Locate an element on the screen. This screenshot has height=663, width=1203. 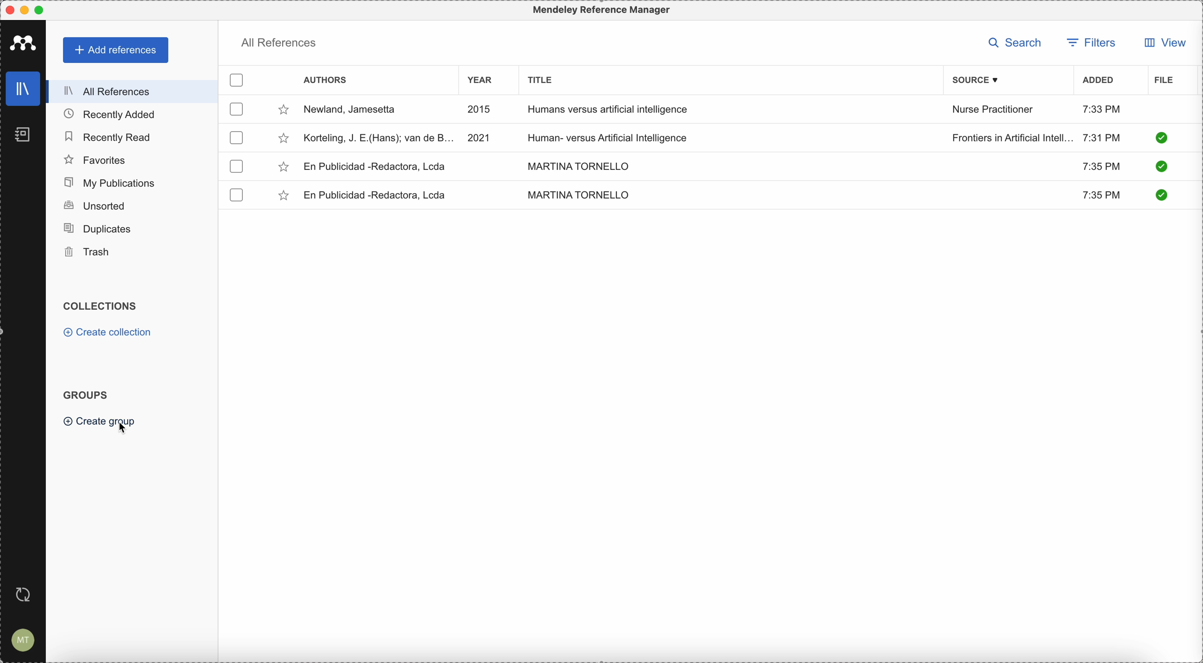
checkbox is located at coordinates (240, 81).